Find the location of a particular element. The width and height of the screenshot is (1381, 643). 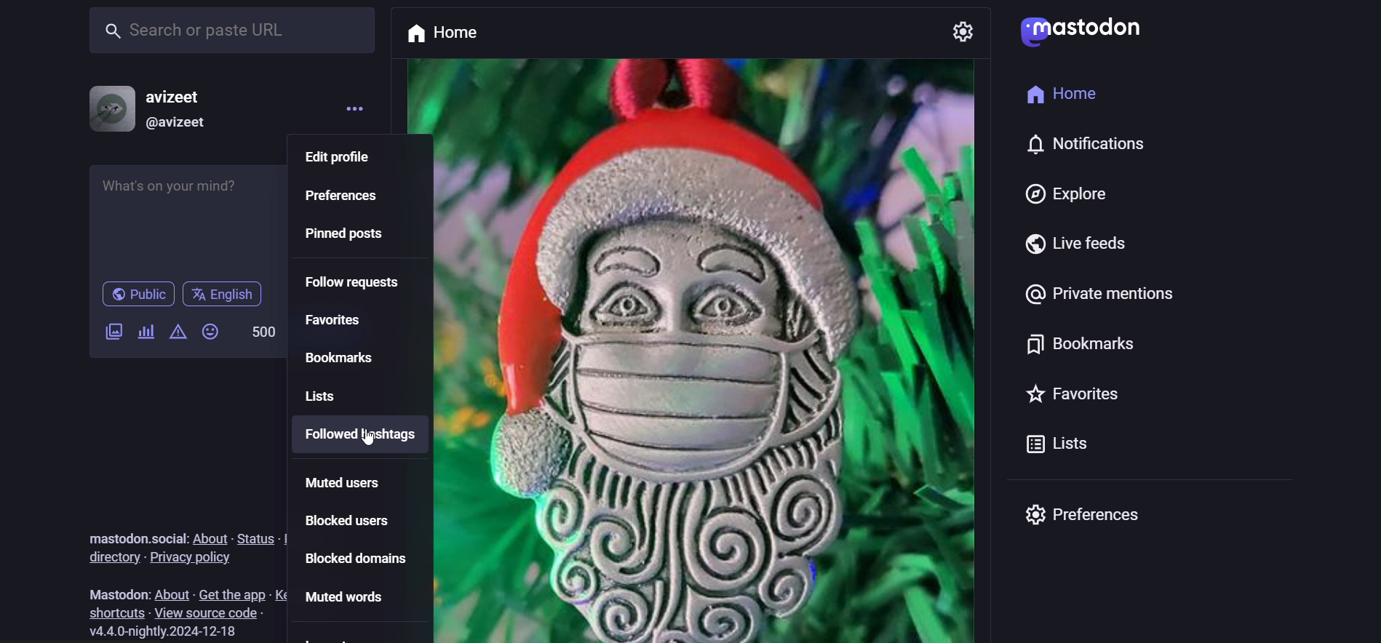

500 is located at coordinates (263, 332).